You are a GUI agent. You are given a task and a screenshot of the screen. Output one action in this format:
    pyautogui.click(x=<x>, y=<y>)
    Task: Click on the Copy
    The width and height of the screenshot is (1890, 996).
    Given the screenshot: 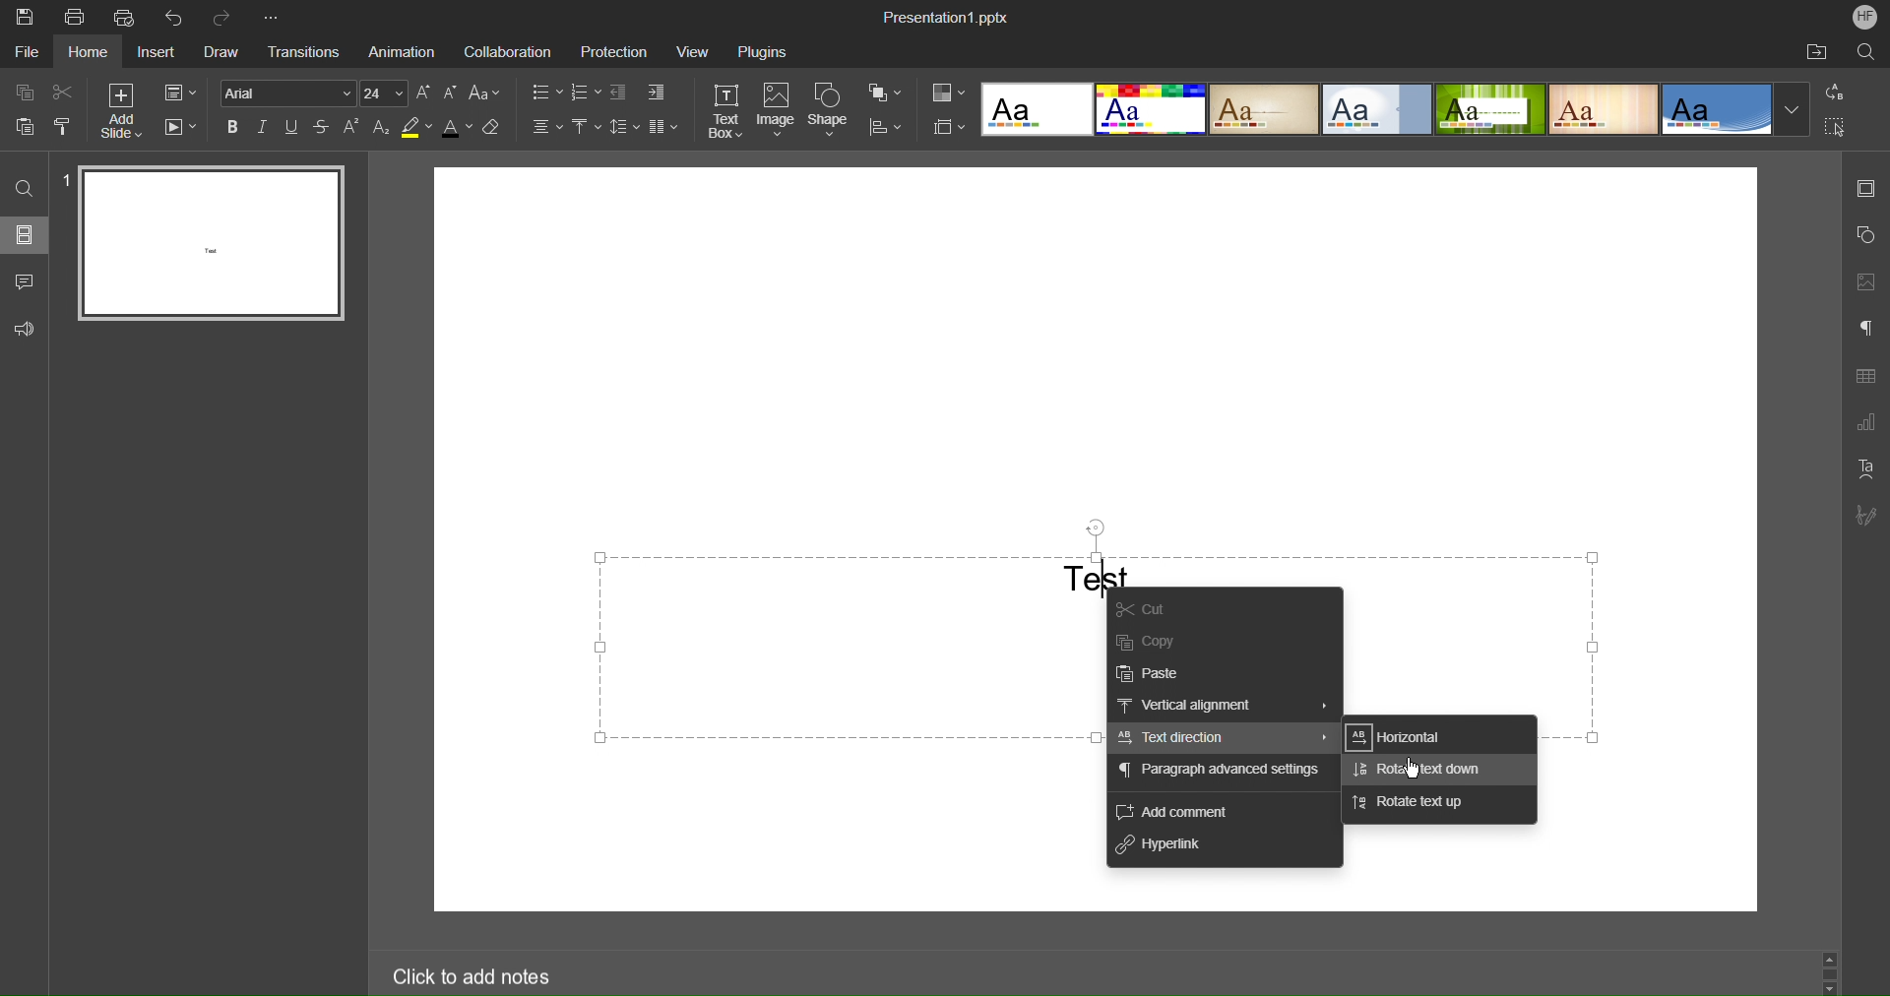 What is the action you would take?
    pyautogui.click(x=29, y=92)
    